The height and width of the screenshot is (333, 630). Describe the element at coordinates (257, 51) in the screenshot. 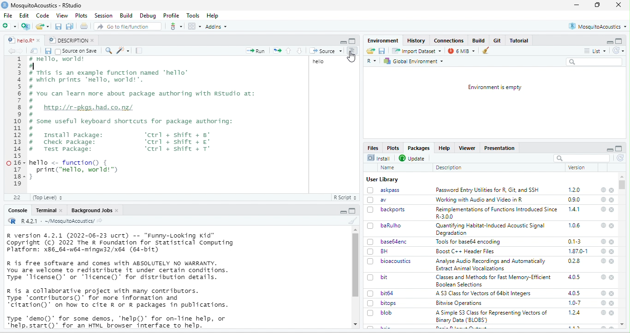

I see `run the current line or selection` at that location.